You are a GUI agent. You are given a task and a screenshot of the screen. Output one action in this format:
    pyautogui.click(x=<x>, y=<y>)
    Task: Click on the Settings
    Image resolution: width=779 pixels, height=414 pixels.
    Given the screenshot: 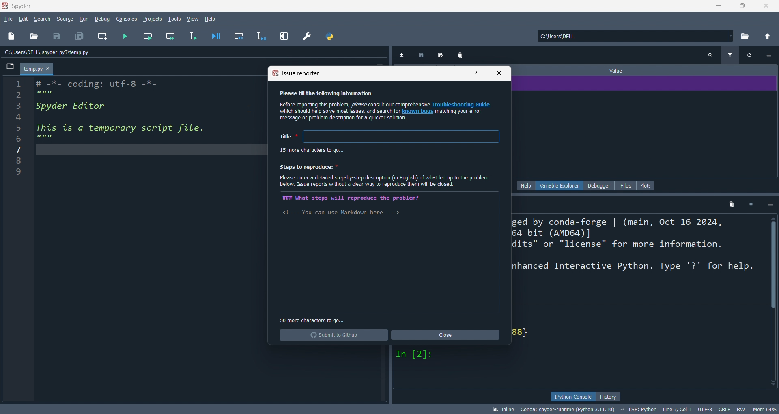 What is the action you would take?
    pyautogui.click(x=769, y=55)
    